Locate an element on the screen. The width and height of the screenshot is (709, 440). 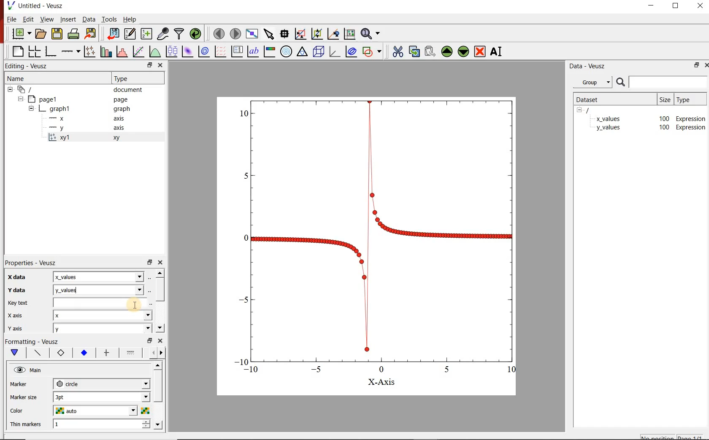
Formatting - Veusz is located at coordinates (34, 341).